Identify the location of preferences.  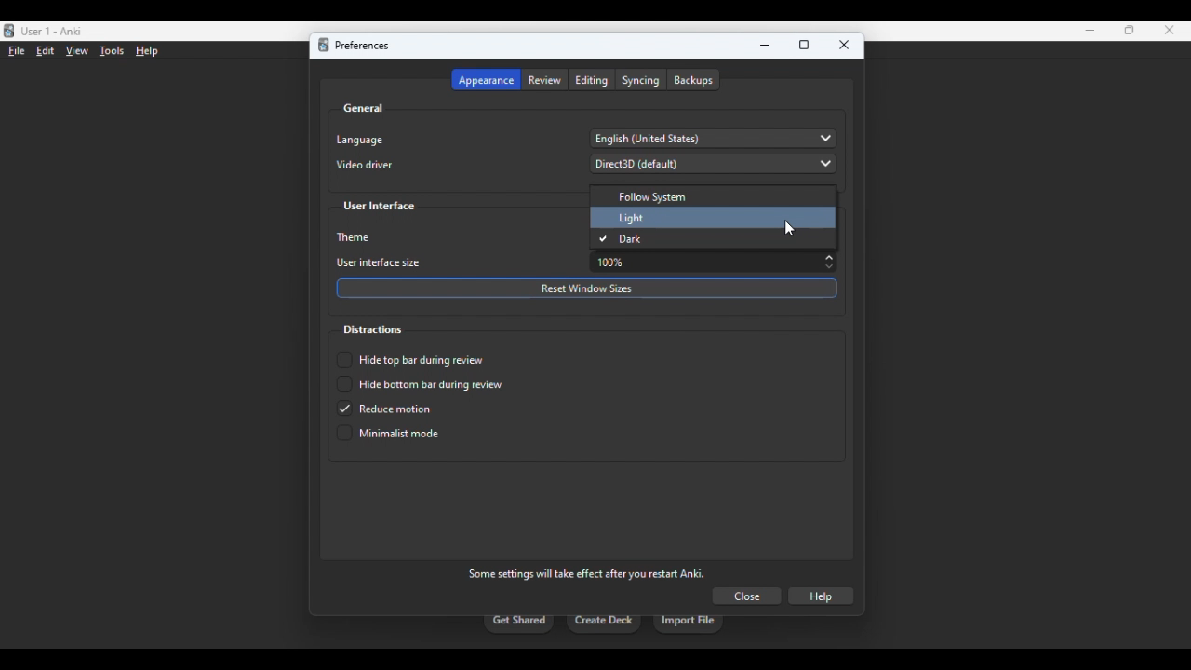
(361, 46).